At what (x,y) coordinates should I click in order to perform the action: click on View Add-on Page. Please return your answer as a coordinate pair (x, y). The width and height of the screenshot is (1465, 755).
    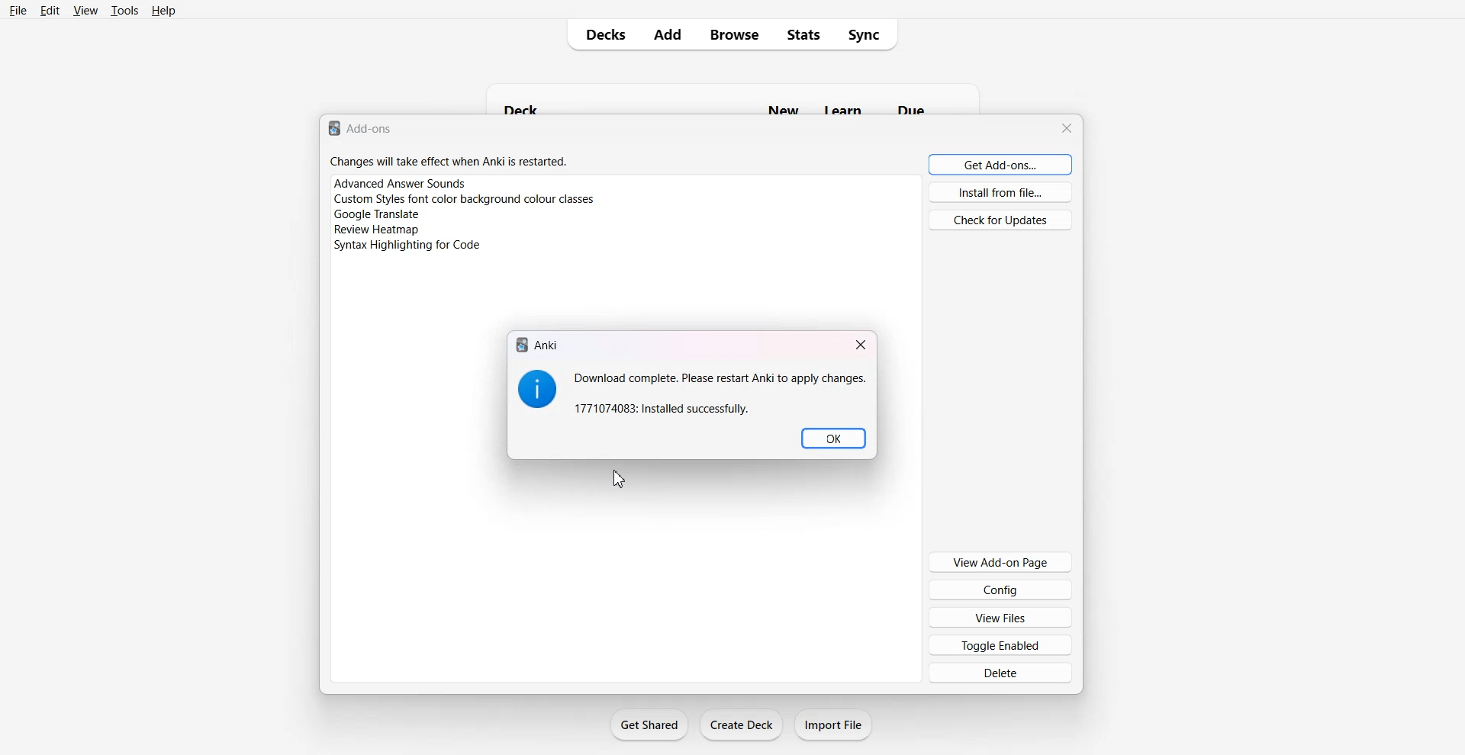
    Looking at the image, I should click on (1001, 562).